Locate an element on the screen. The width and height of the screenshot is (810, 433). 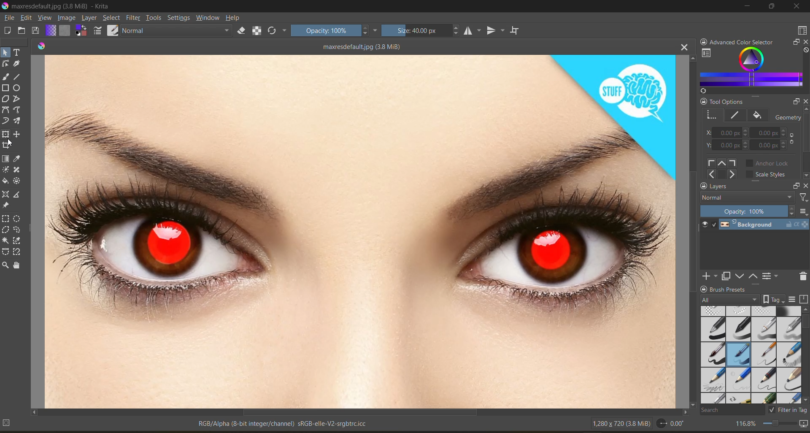
Cursor is located at coordinates (11, 144).